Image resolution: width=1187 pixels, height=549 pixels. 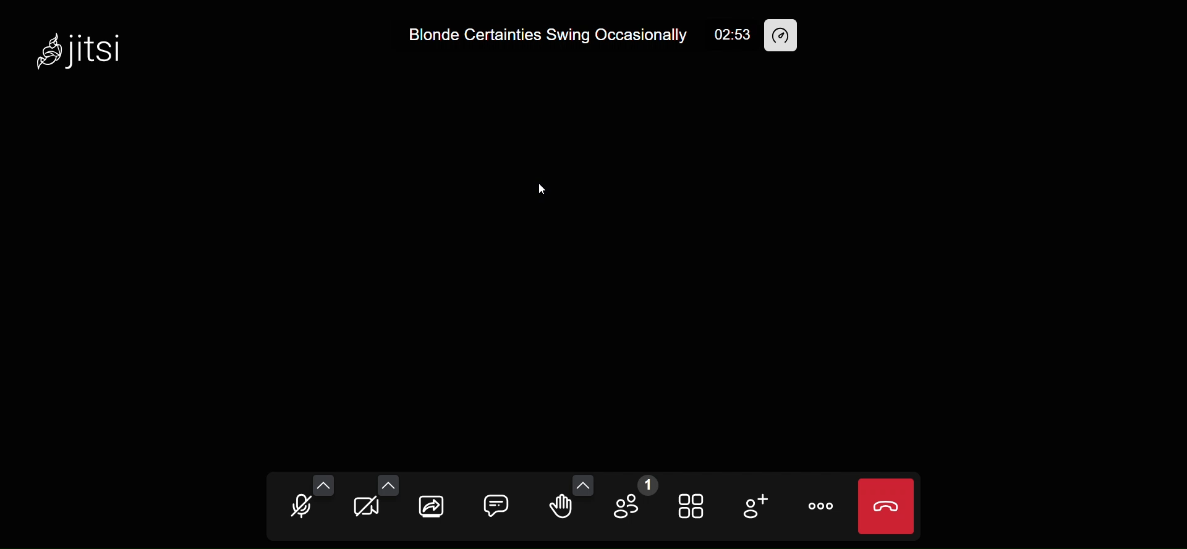 What do you see at coordinates (388, 484) in the screenshot?
I see `more camera option` at bounding box center [388, 484].